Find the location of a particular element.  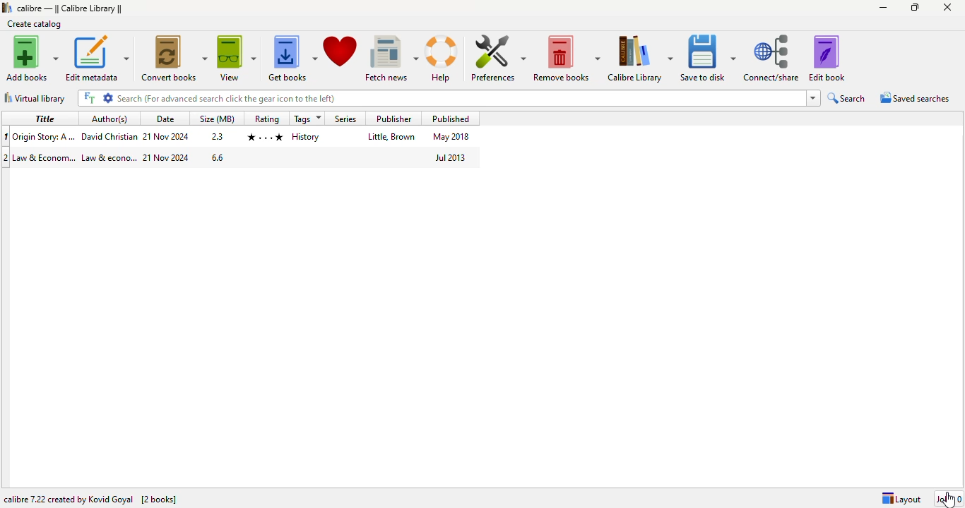

convert books is located at coordinates (174, 59).